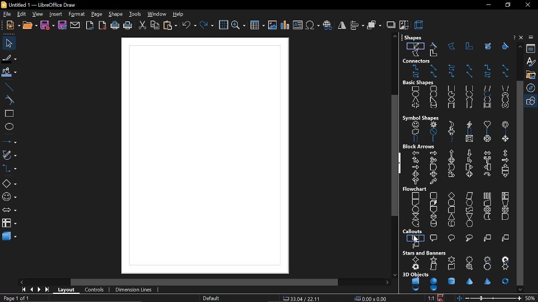  I want to click on cone, so click(470, 281).